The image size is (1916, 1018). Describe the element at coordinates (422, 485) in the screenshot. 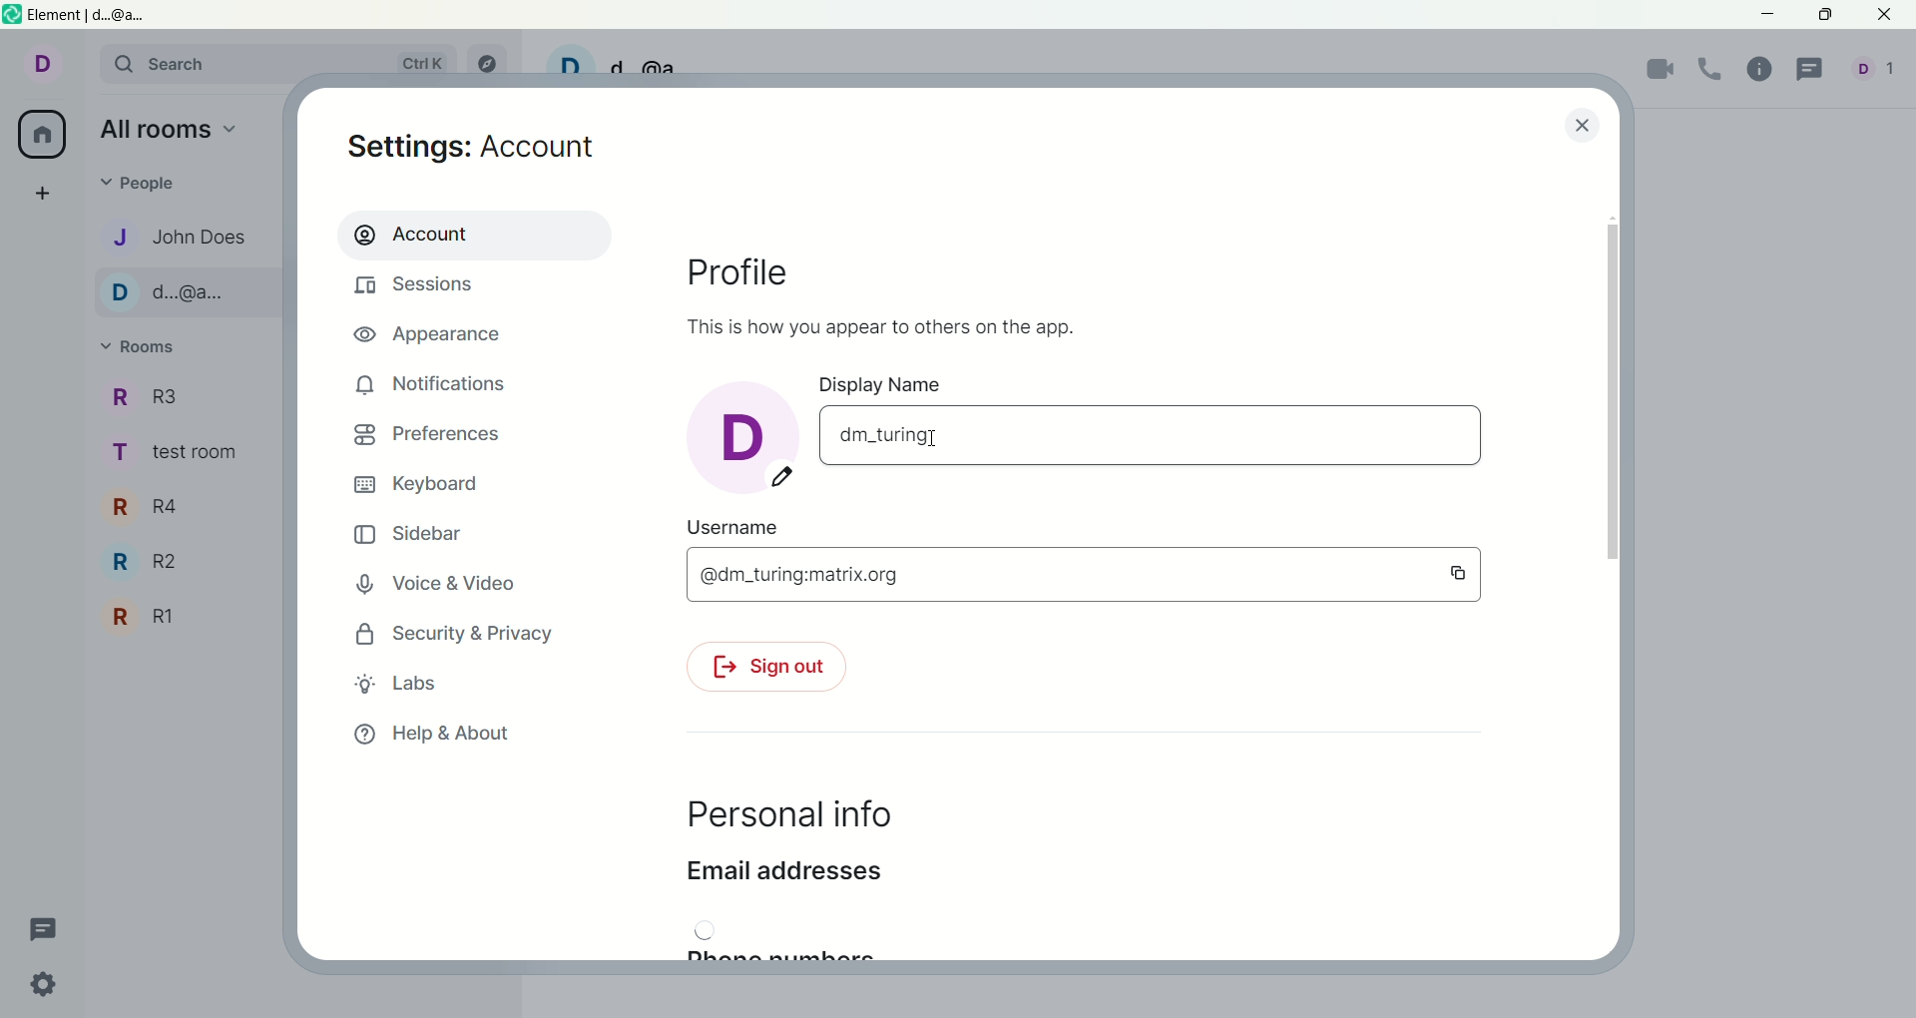

I see `keyboard` at that location.